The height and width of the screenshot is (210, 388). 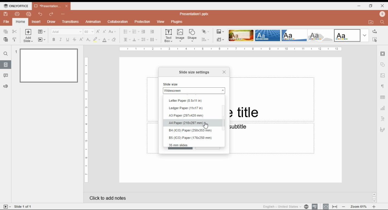 What do you see at coordinates (372, 22) in the screenshot?
I see `open file location` at bounding box center [372, 22].